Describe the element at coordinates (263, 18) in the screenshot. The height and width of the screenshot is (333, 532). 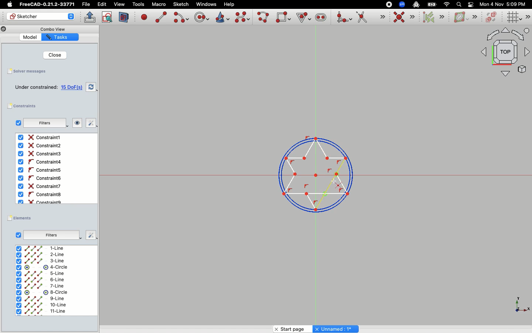
I see `Create poly line` at that location.